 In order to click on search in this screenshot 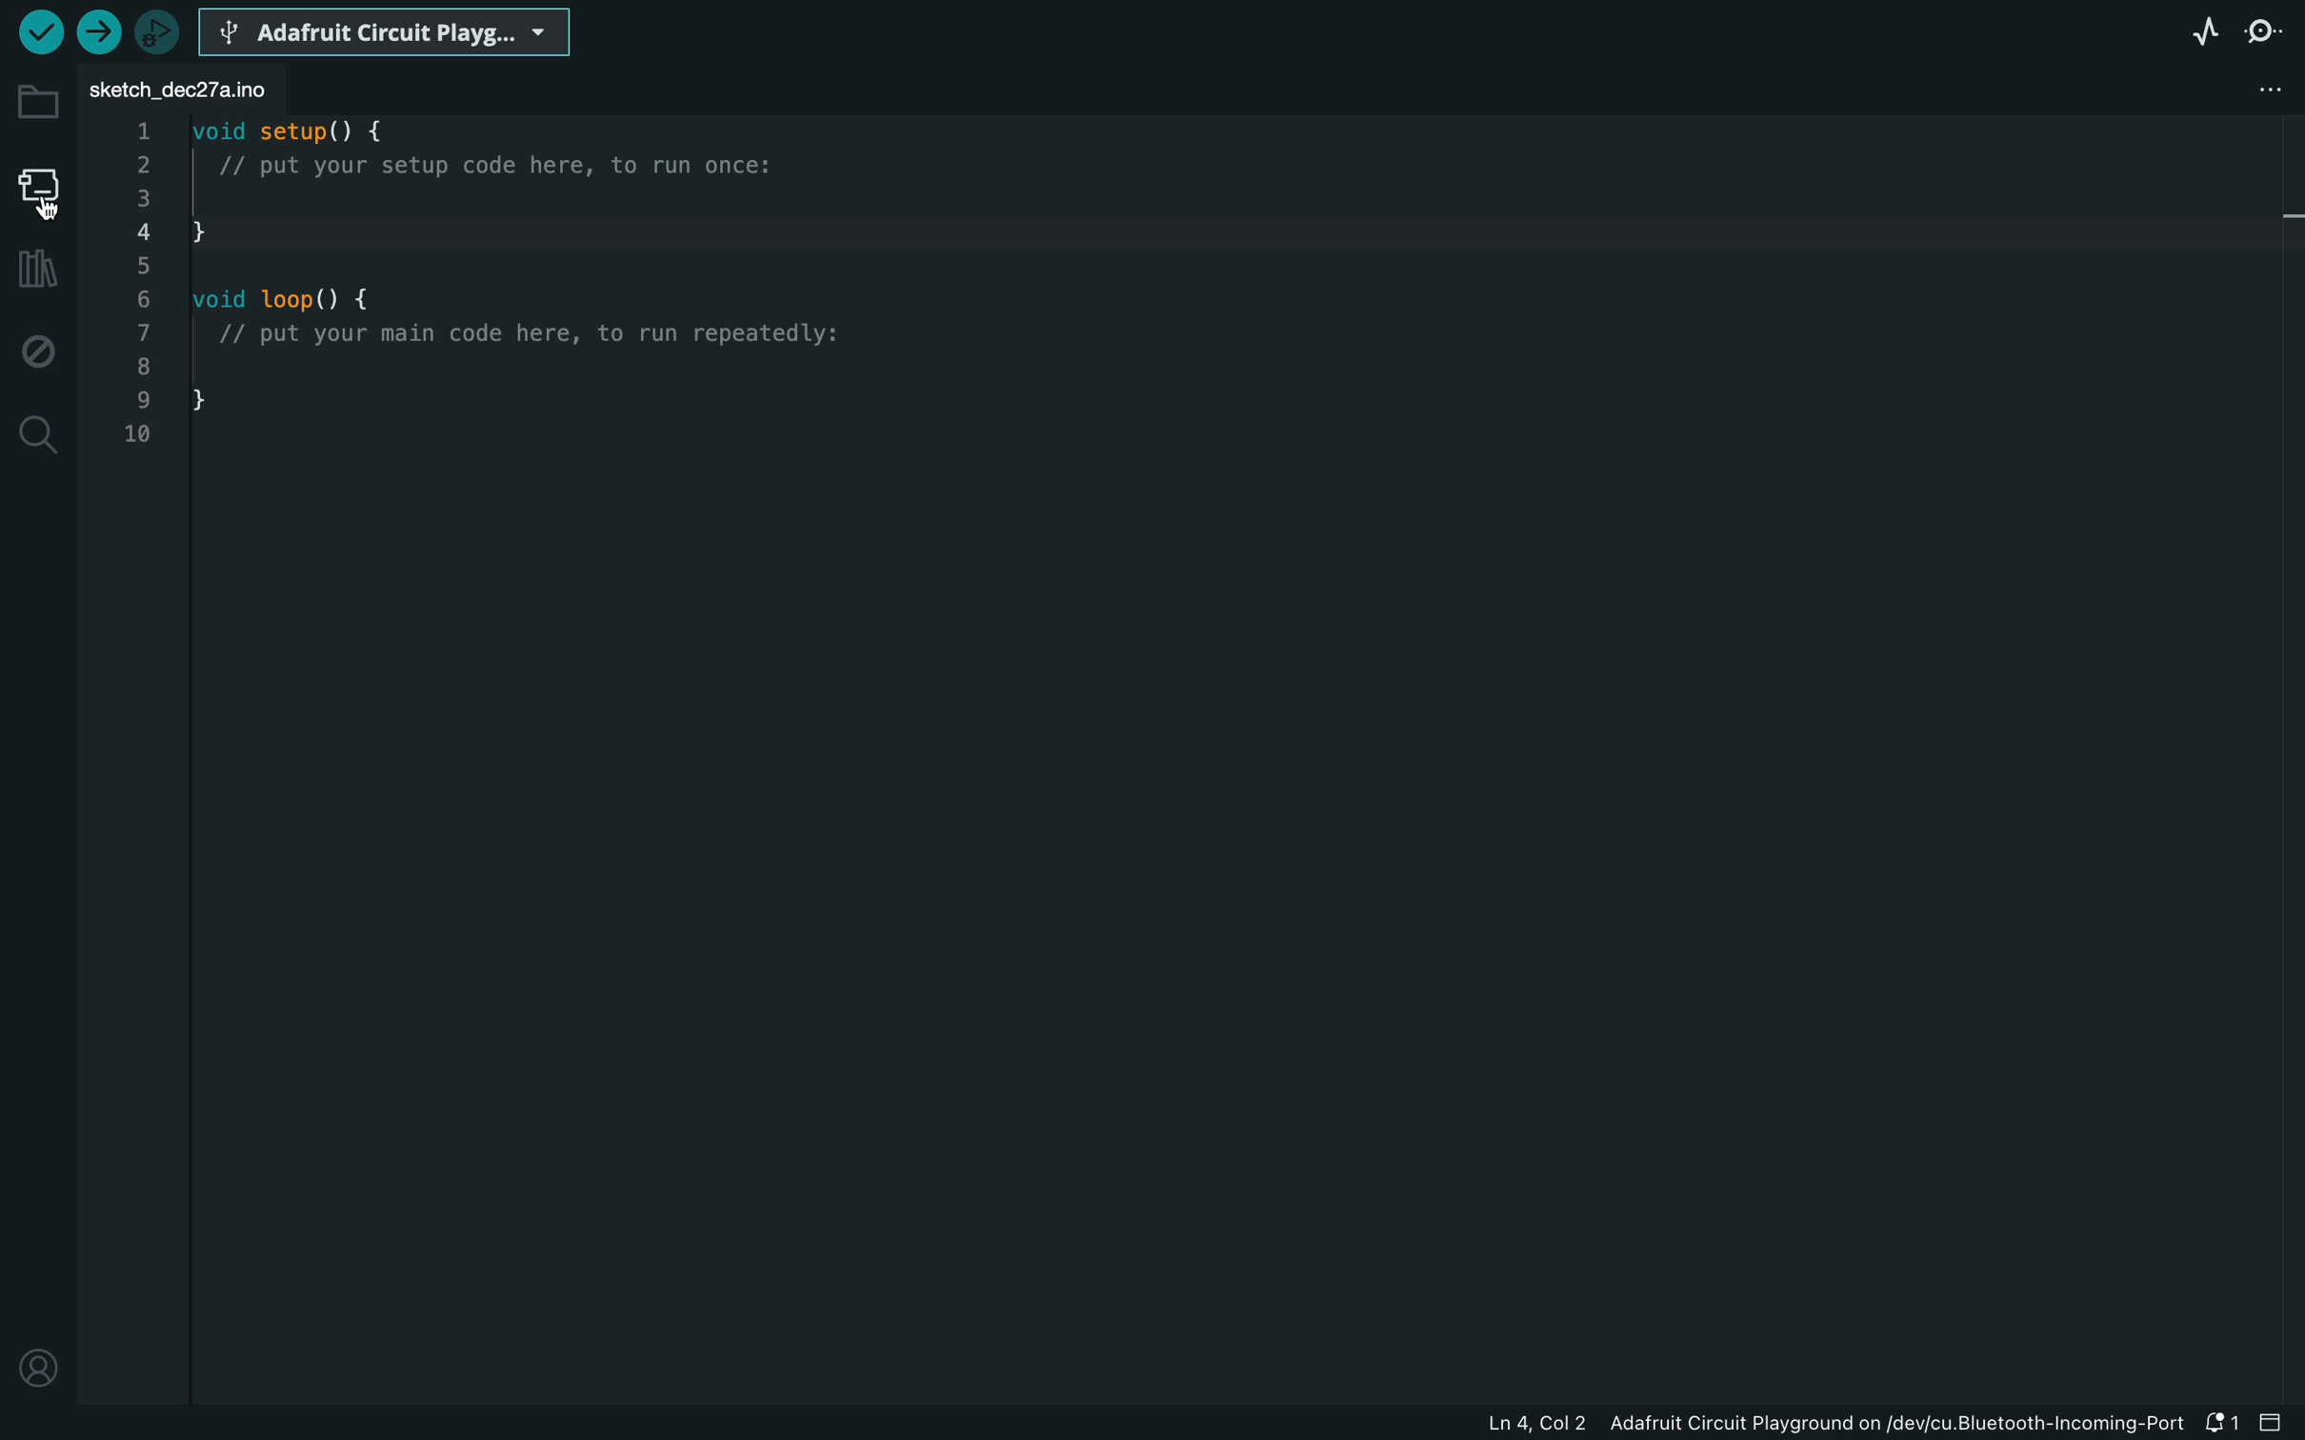, I will do `click(41, 433)`.